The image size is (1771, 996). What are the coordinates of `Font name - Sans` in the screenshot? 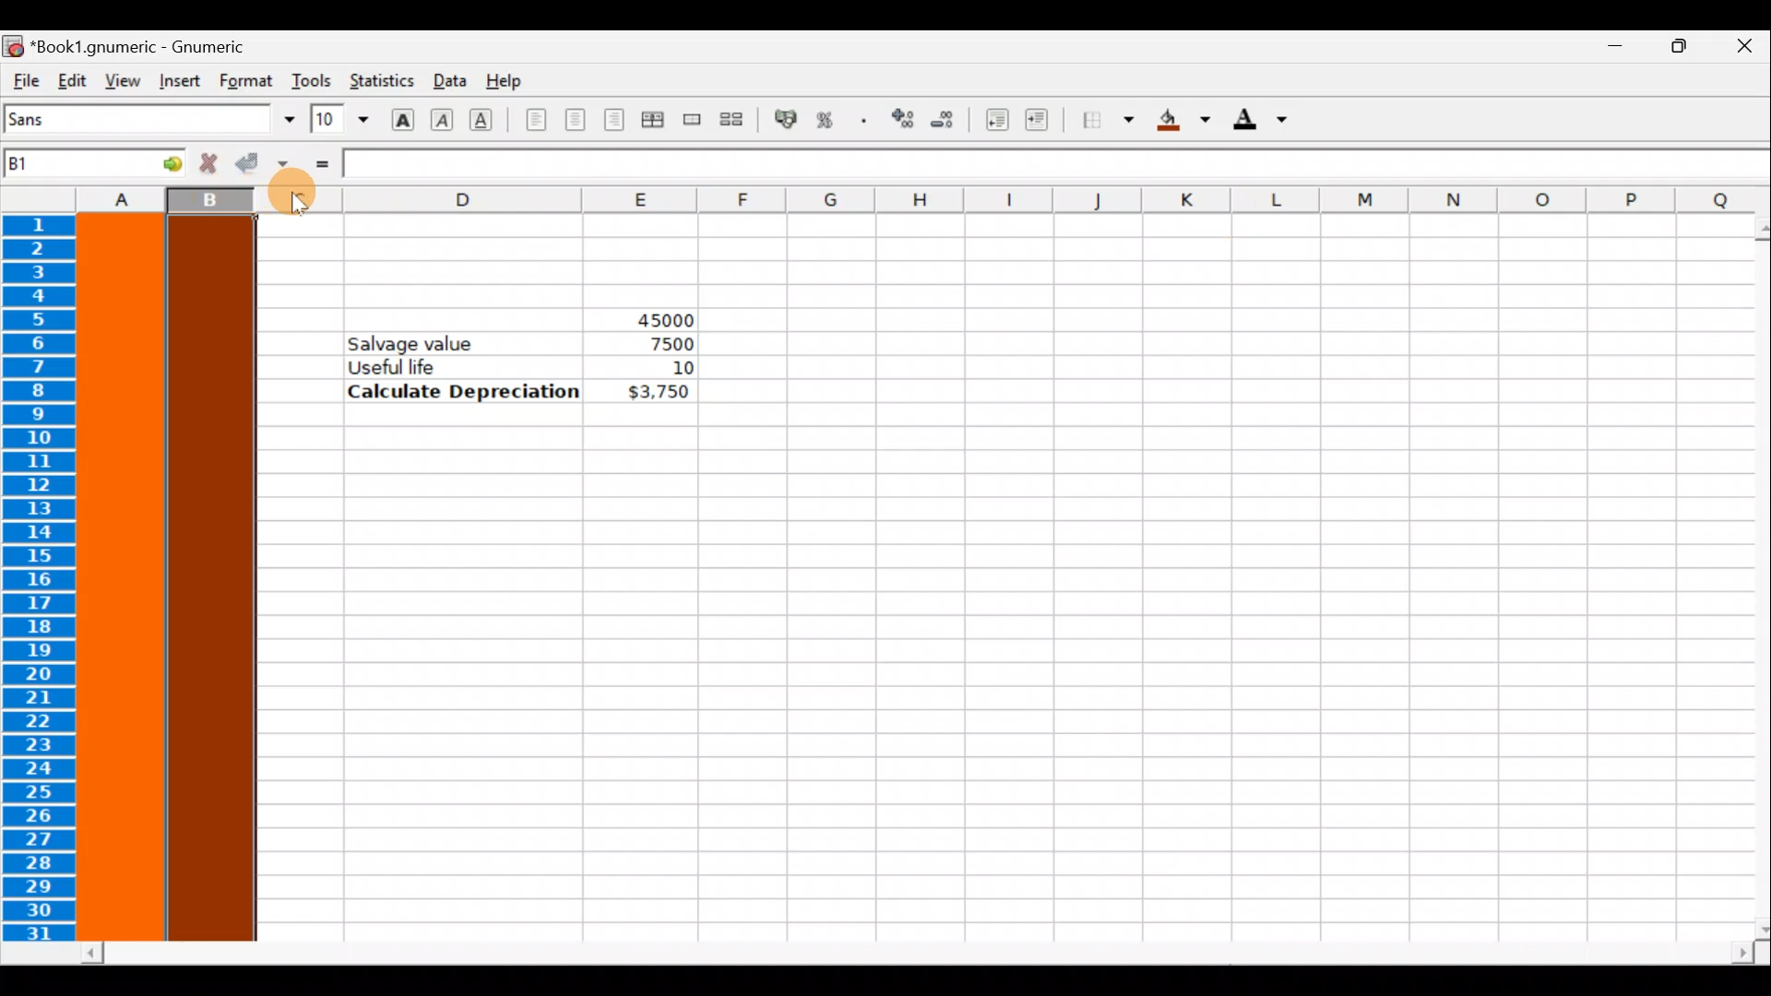 It's located at (146, 120).